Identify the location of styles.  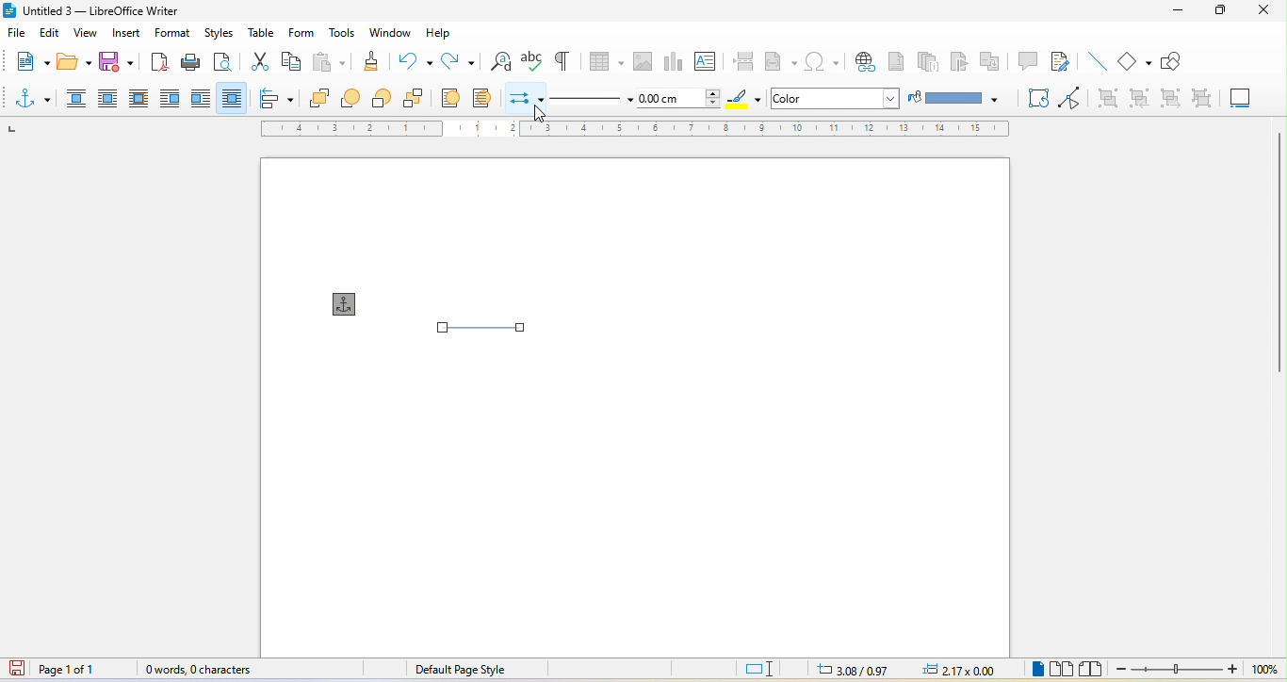
(218, 34).